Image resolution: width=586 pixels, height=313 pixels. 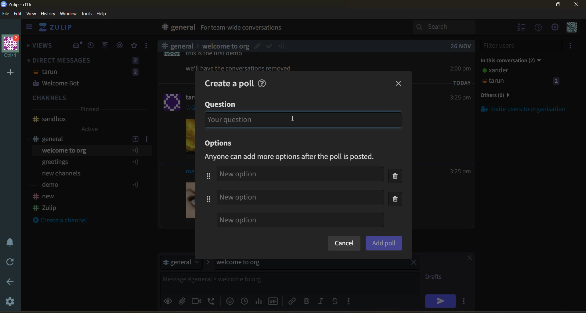 What do you see at coordinates (460, 98) in the screenshot?
I see `3:25 pm` at bounding box center [460, 98].